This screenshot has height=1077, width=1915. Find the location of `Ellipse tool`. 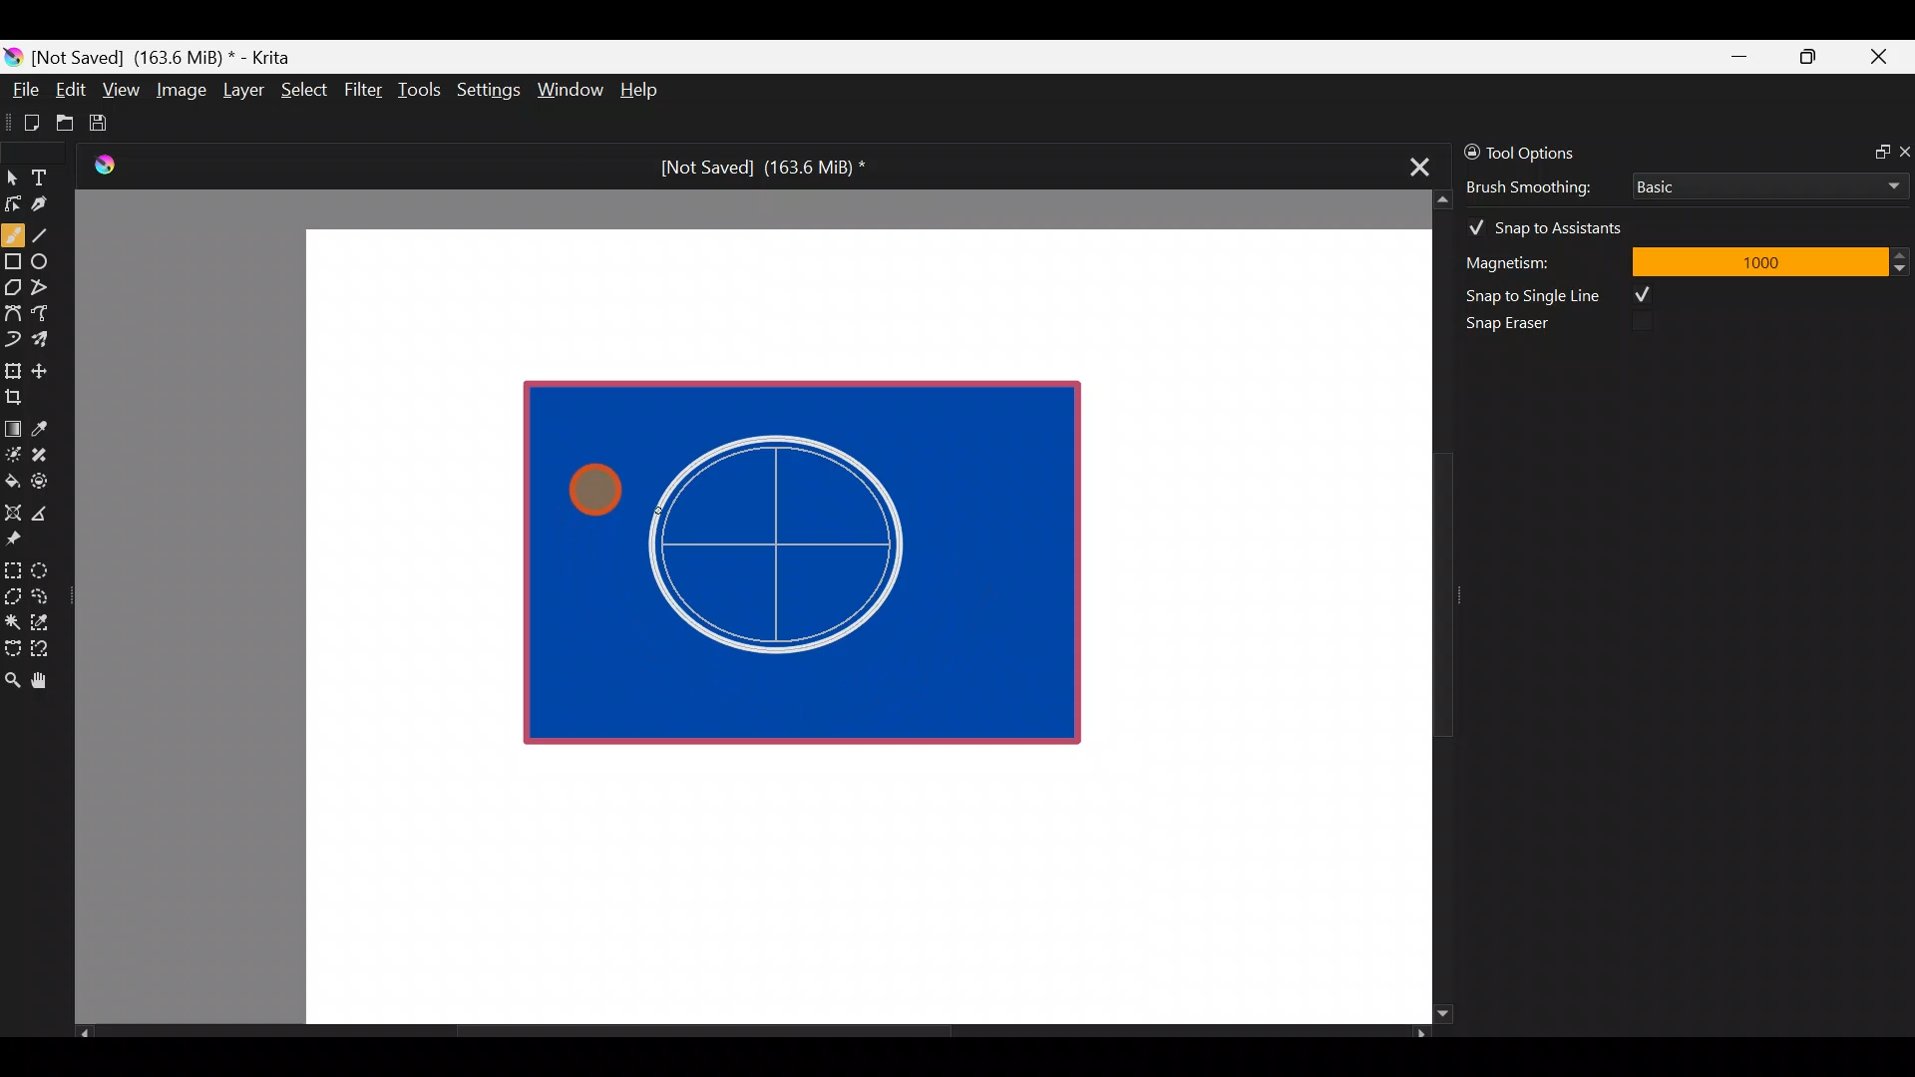

Ellipse tool is located at coordinates (49, 259).